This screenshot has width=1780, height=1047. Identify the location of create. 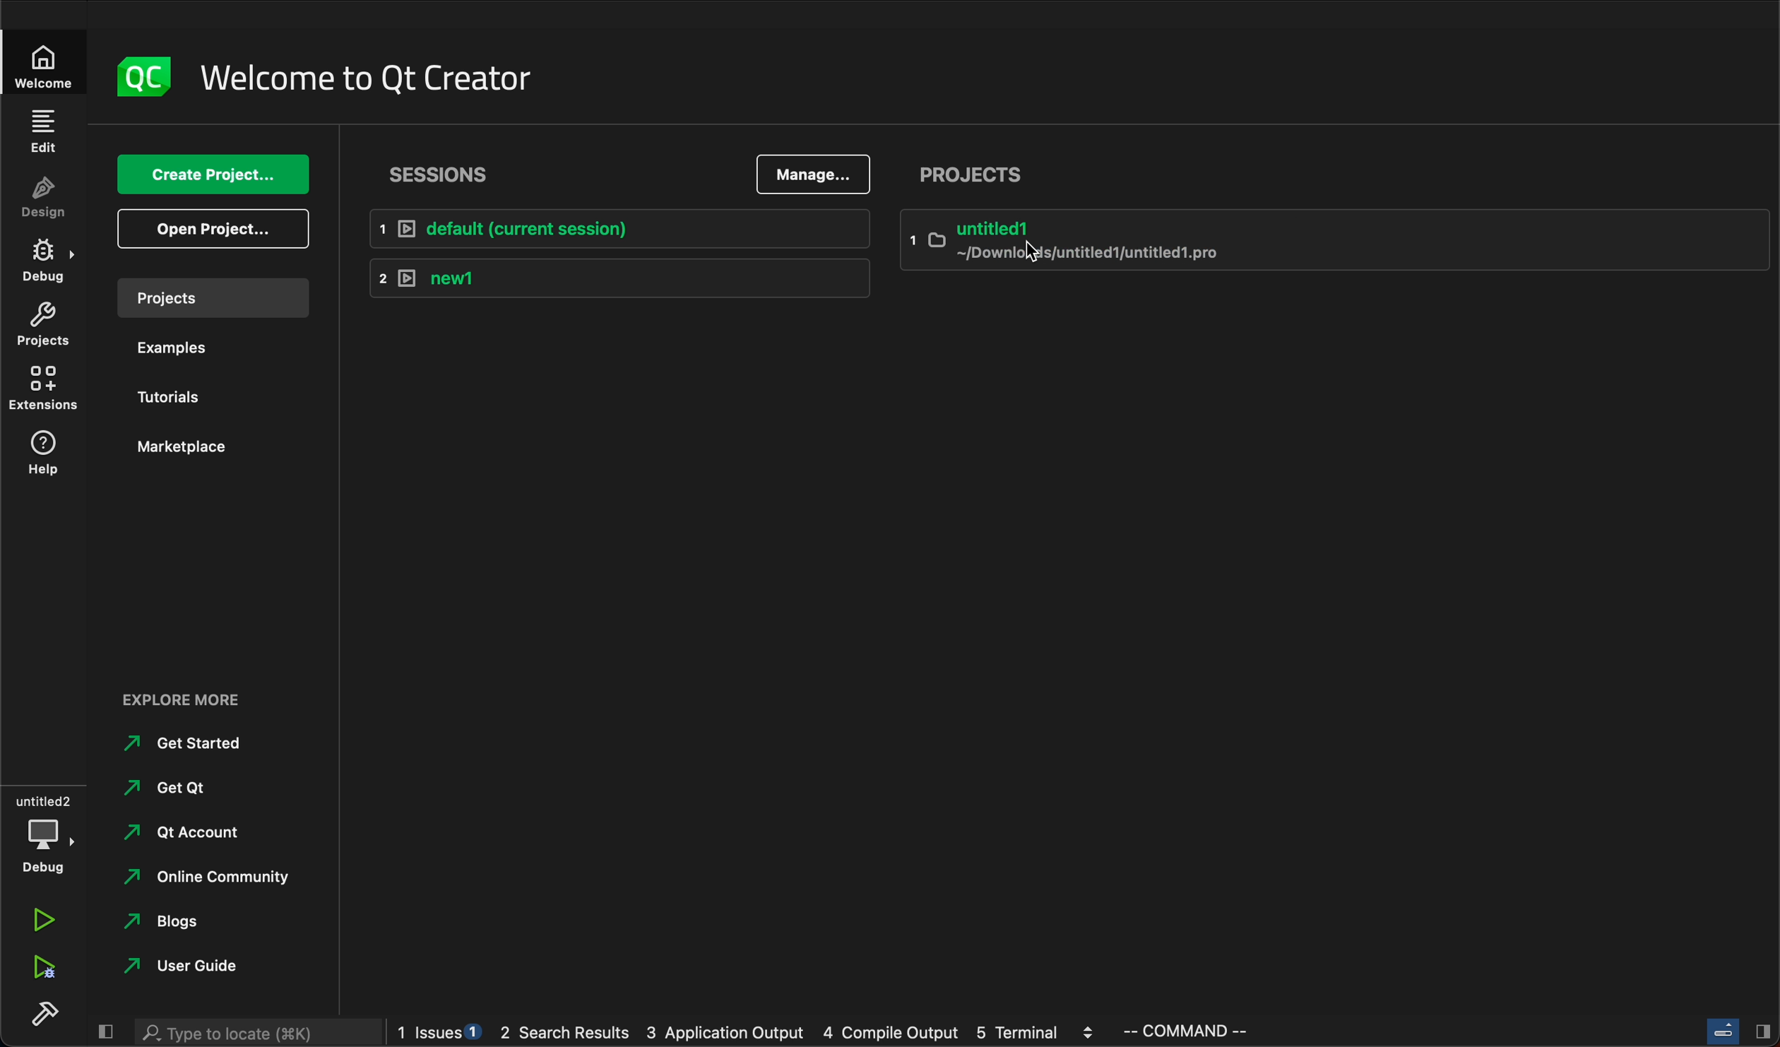
(213, 175).